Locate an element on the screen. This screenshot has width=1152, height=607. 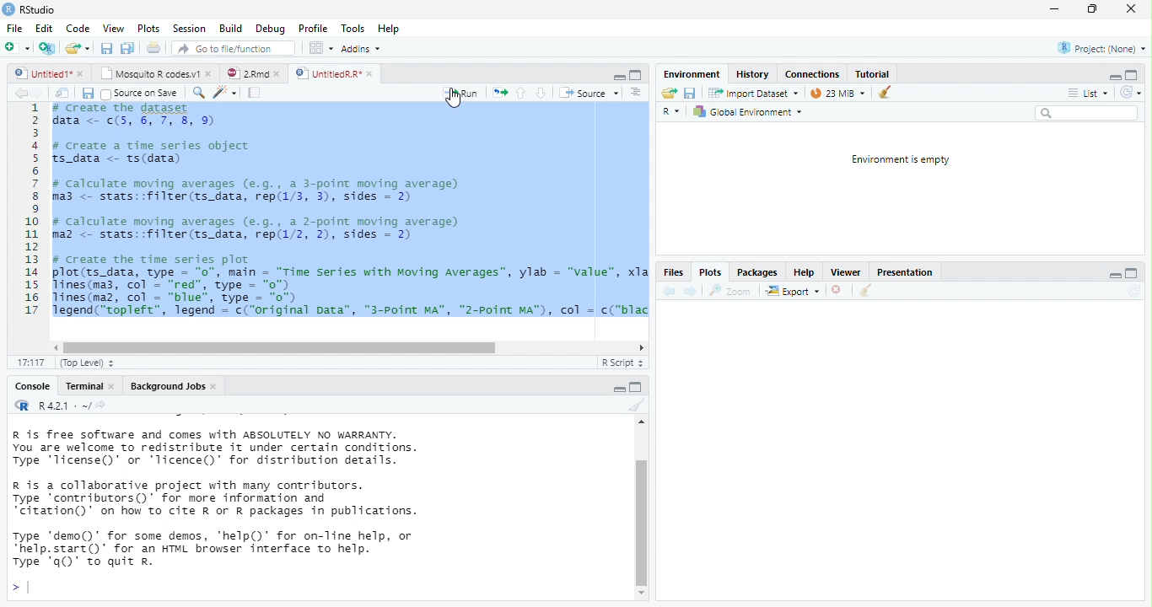
close is located at coordinates (839, 292).